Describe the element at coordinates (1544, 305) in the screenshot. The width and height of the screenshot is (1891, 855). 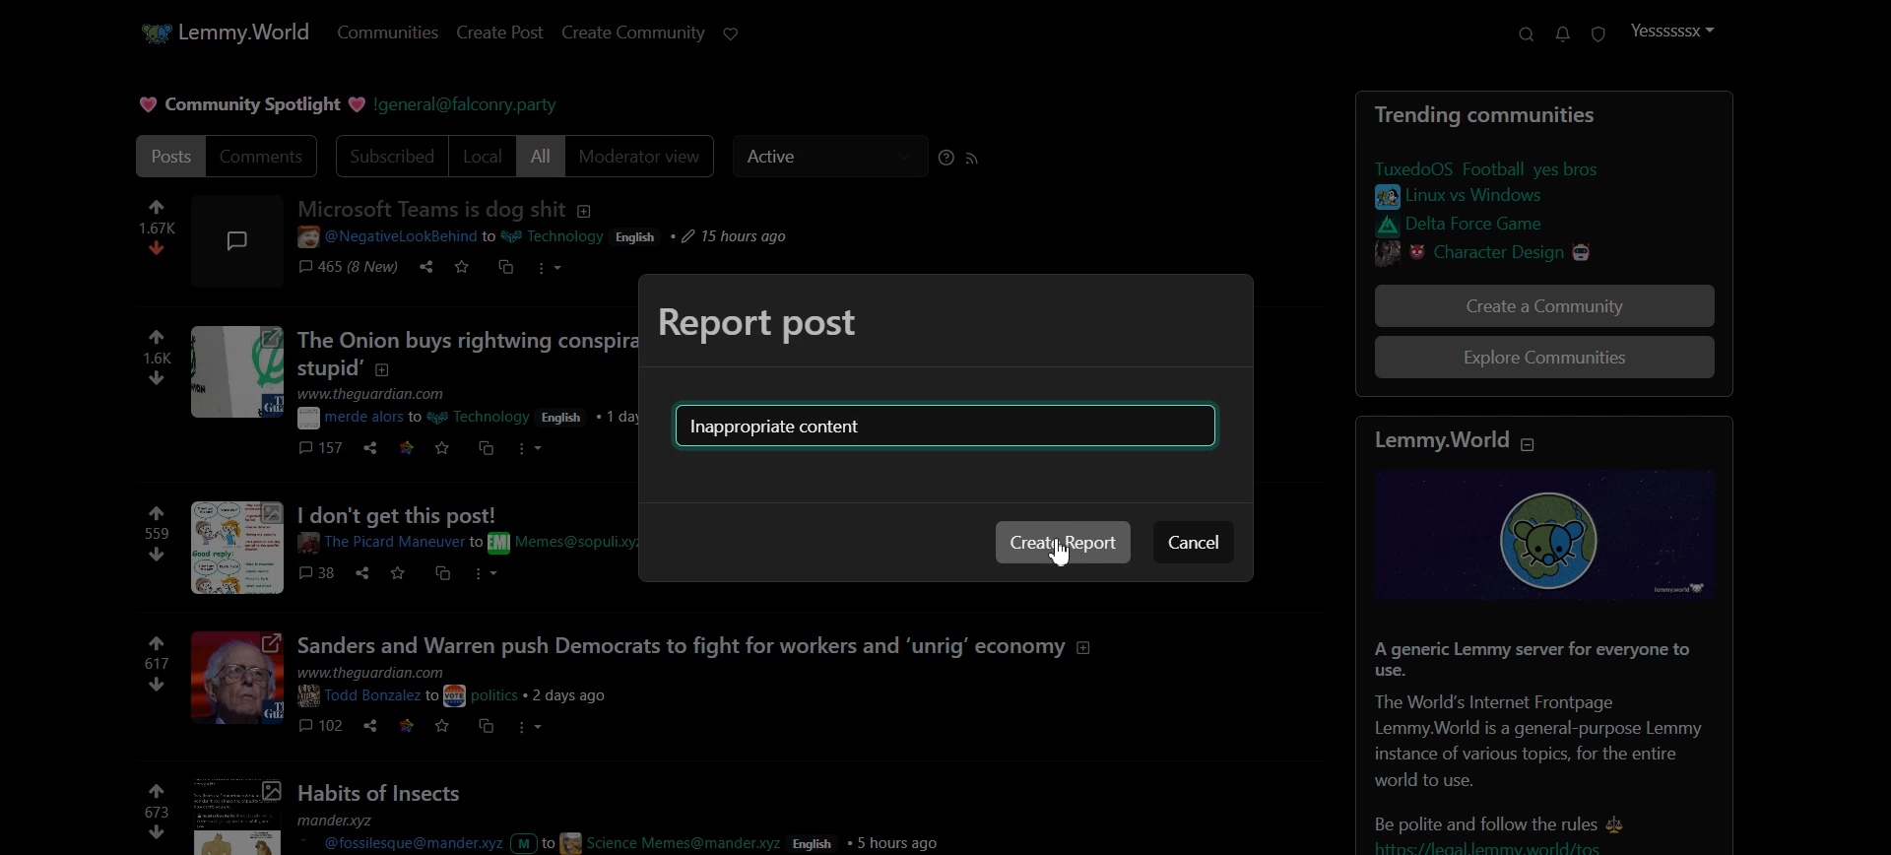
I see `Create a Community` at that location.